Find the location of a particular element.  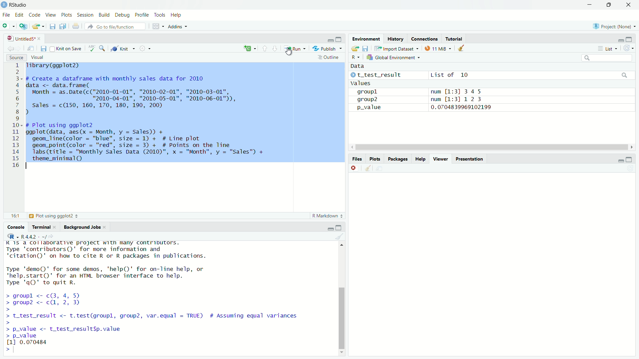

search is located at coordinates (623, 75).